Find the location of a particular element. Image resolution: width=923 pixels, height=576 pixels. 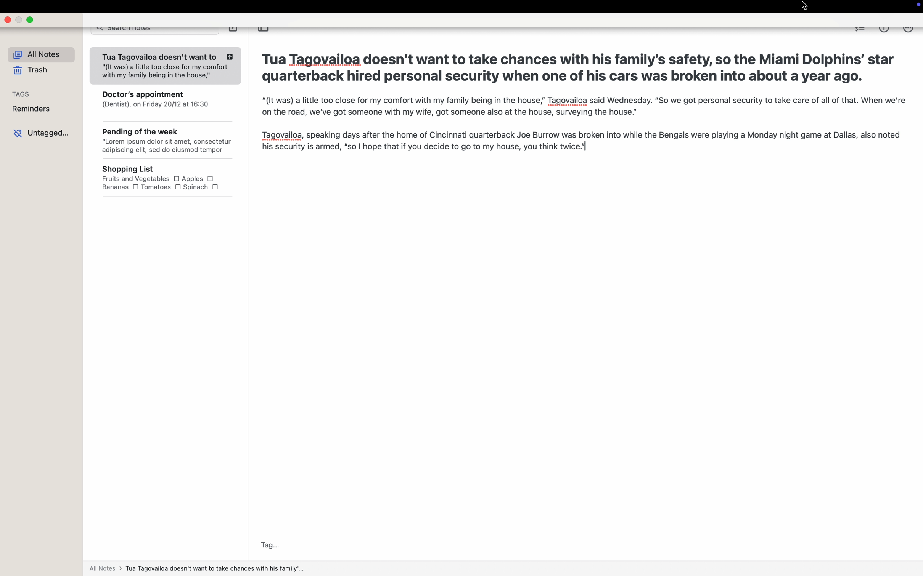

metrics is located at coordinates (884, 27).